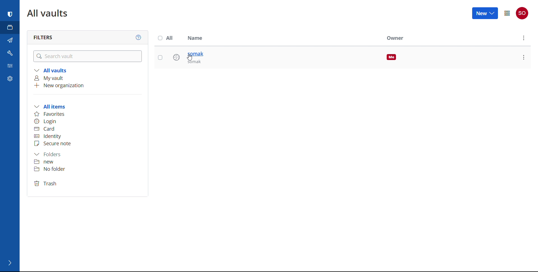  What do you see at coordinates (395, 38) in the screenshot?
I see `owner` at bounding box center [395, 38].